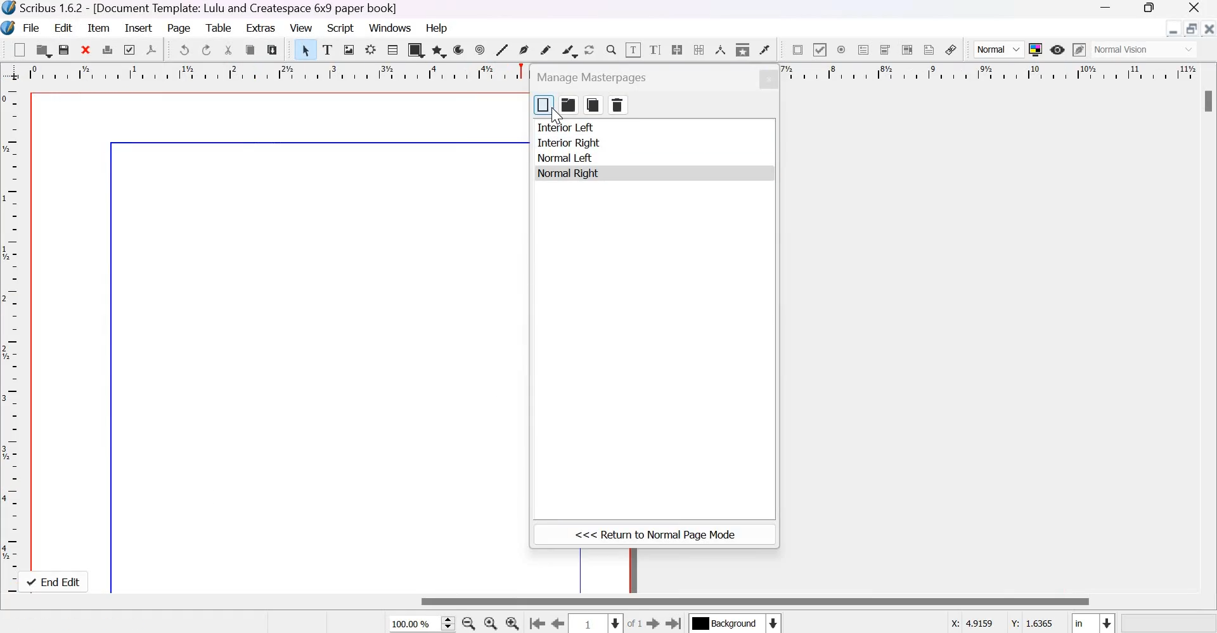  Describe the element at coordinates (30, 27) in the screenshot. I see `File` at that location.